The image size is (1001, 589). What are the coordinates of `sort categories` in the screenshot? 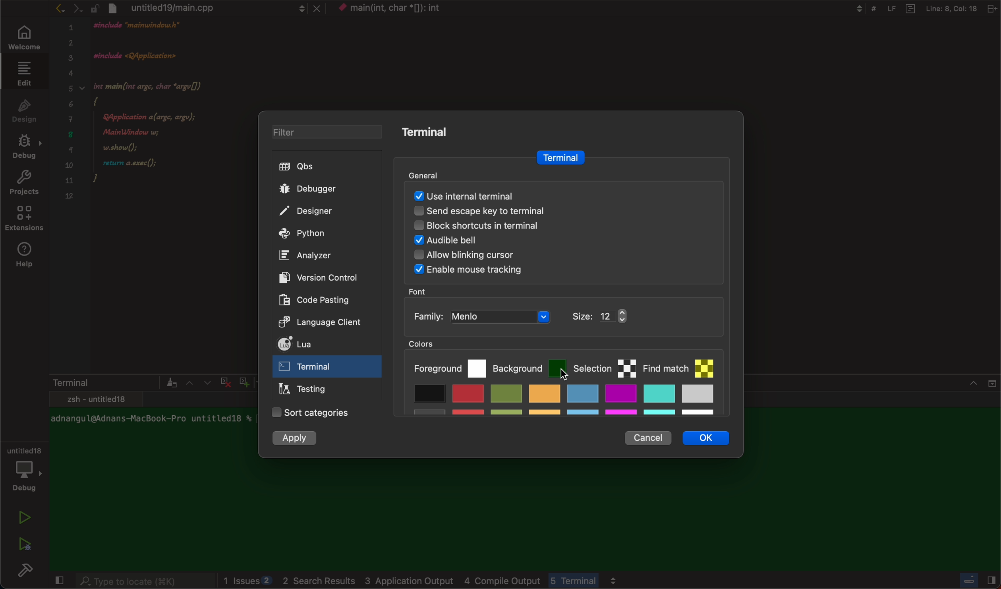 It's located at (312, 413).